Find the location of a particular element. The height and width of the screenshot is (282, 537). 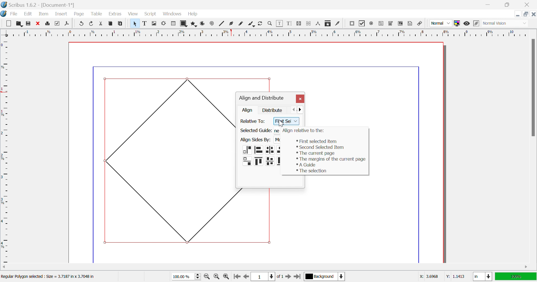

normal vision is located at coordinates (501, 23).